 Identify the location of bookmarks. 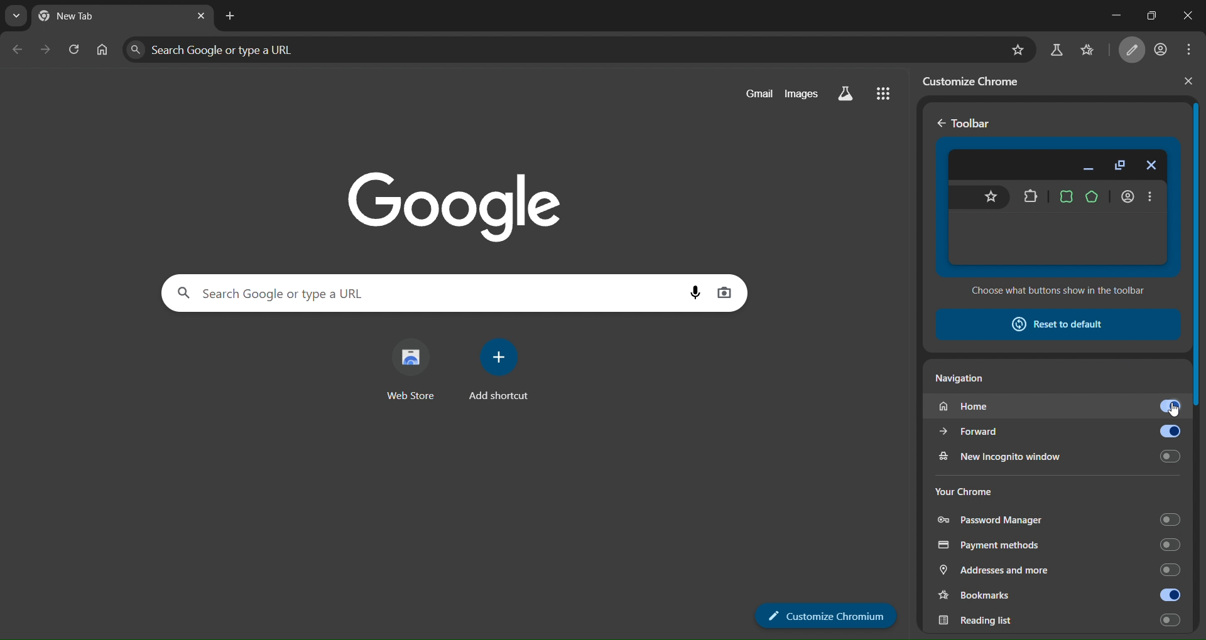
(1095, 48).